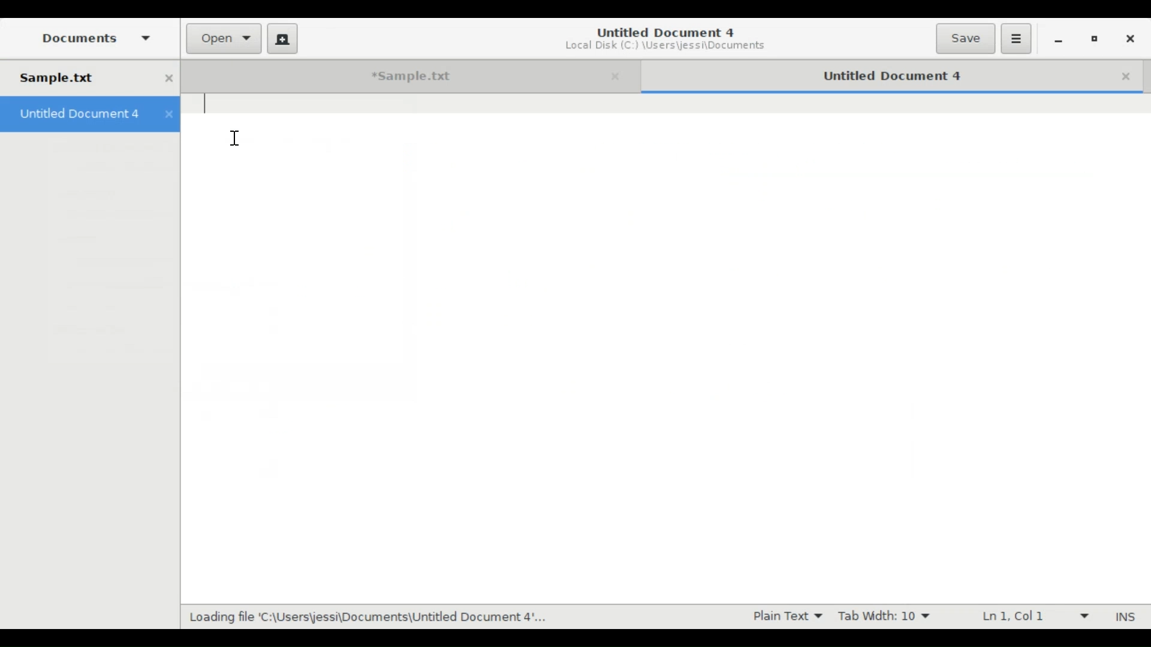 The width and height of the screenshot is (1151, 647). I want to click on Text Entry Pane, so click(664, 303).